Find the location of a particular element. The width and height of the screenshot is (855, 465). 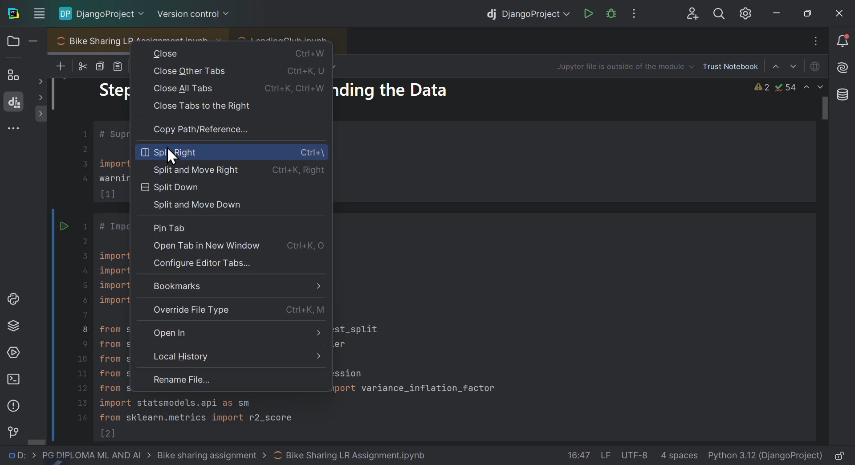

Rename file is located at coordinates (199, 379).